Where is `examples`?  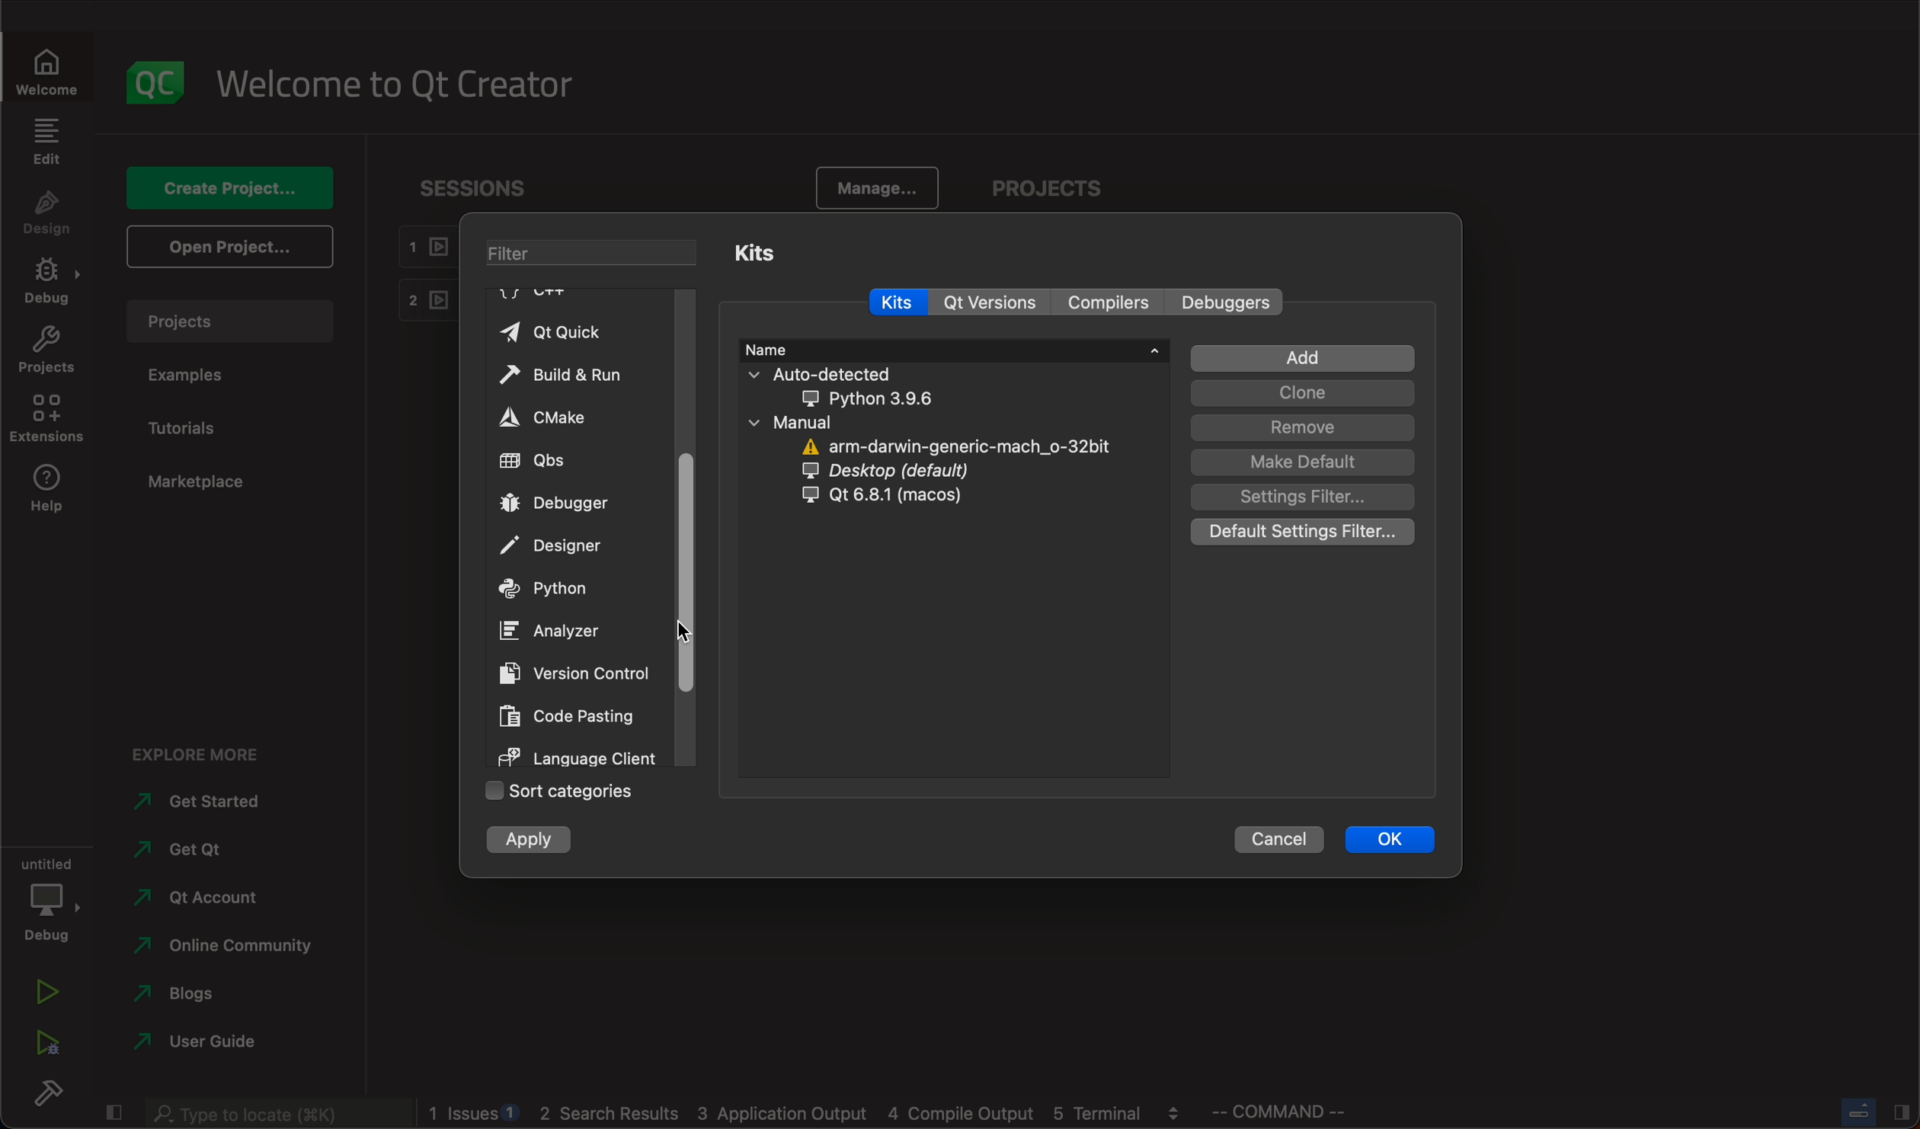 examples is located at coordinates (190, 379).